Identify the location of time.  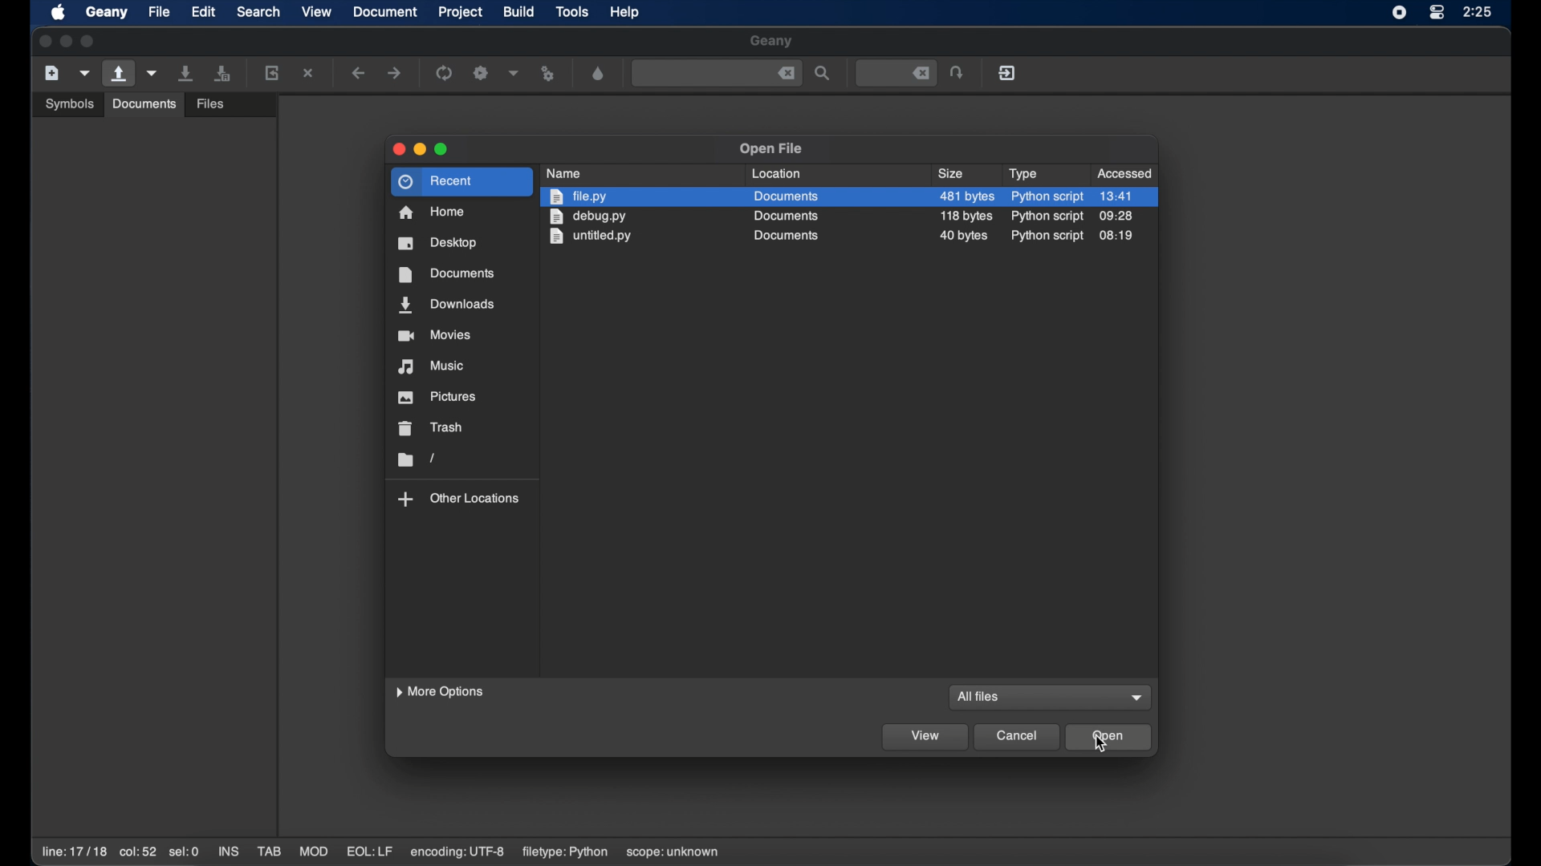
(1479, 11).